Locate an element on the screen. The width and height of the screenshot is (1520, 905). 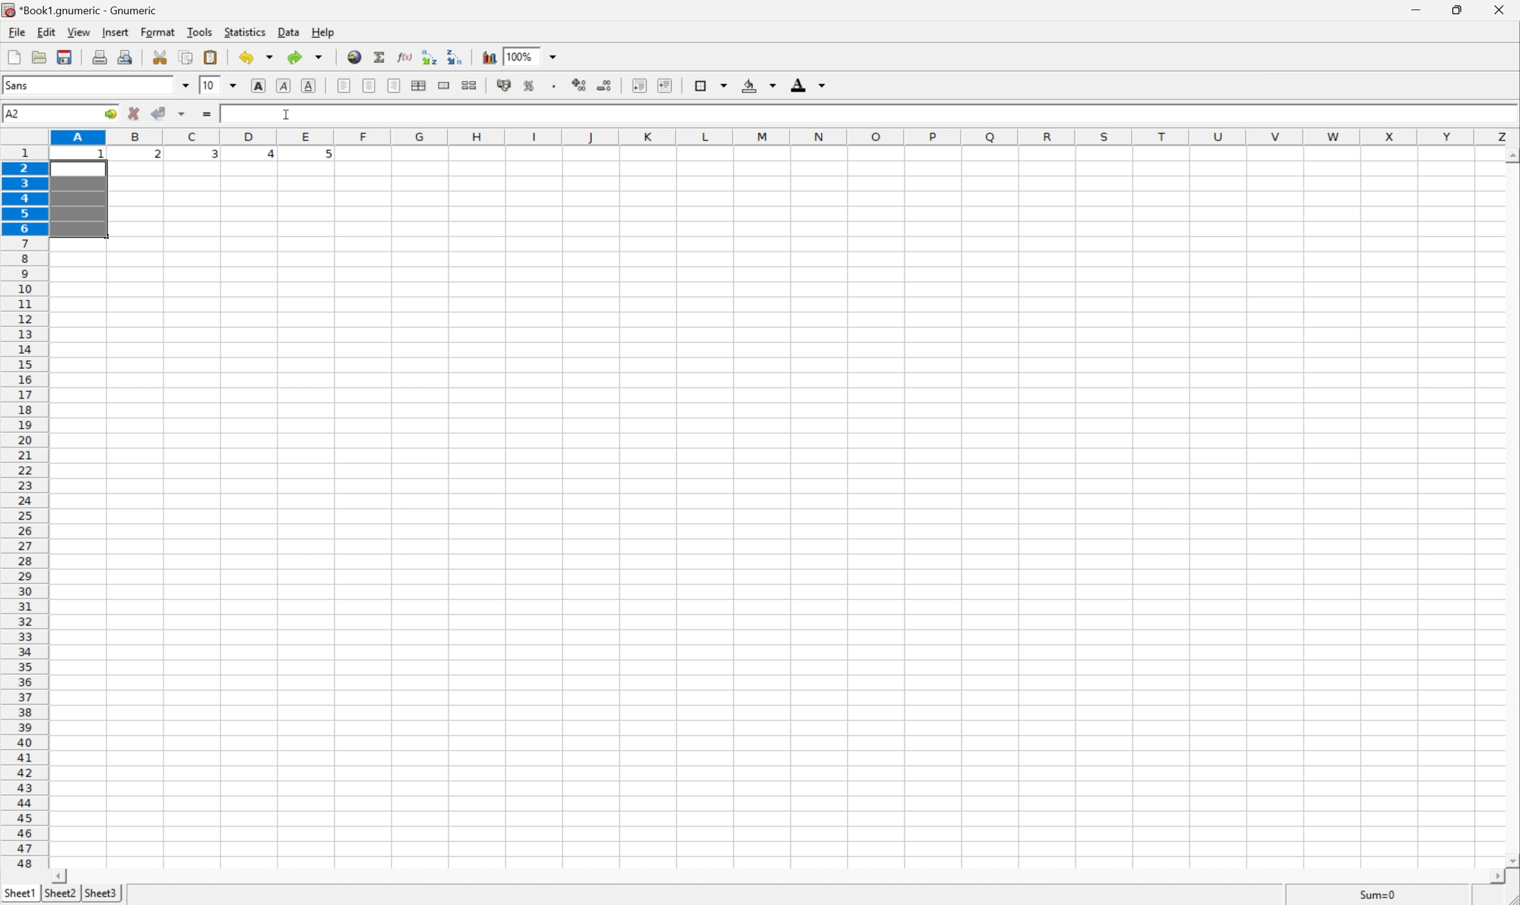
3 is located at coordinates (214, 157).